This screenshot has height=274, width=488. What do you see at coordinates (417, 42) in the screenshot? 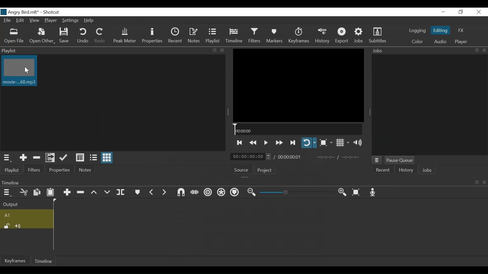
I see `Color` at bounding box center [417, 42].